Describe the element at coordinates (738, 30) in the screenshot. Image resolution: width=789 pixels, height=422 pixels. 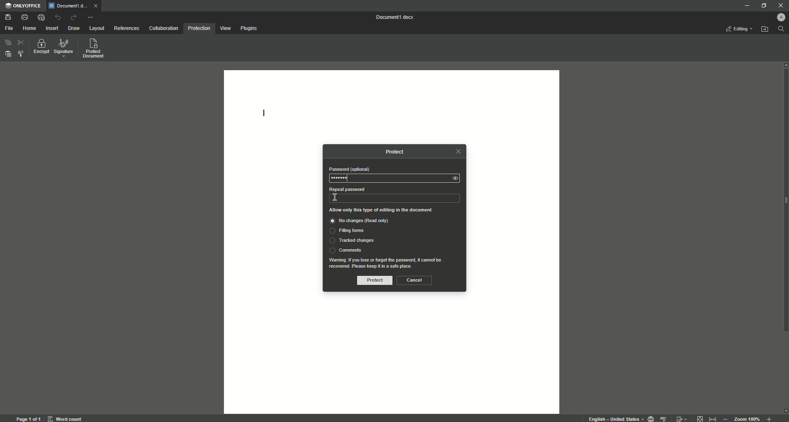
I see `Editing` at that location.